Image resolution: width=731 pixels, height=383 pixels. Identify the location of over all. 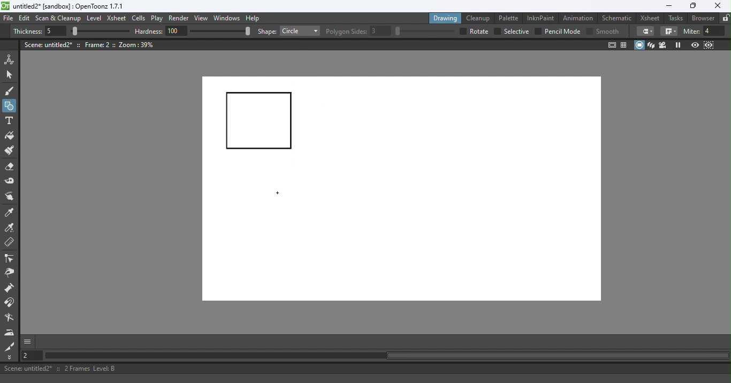
(480, 31).